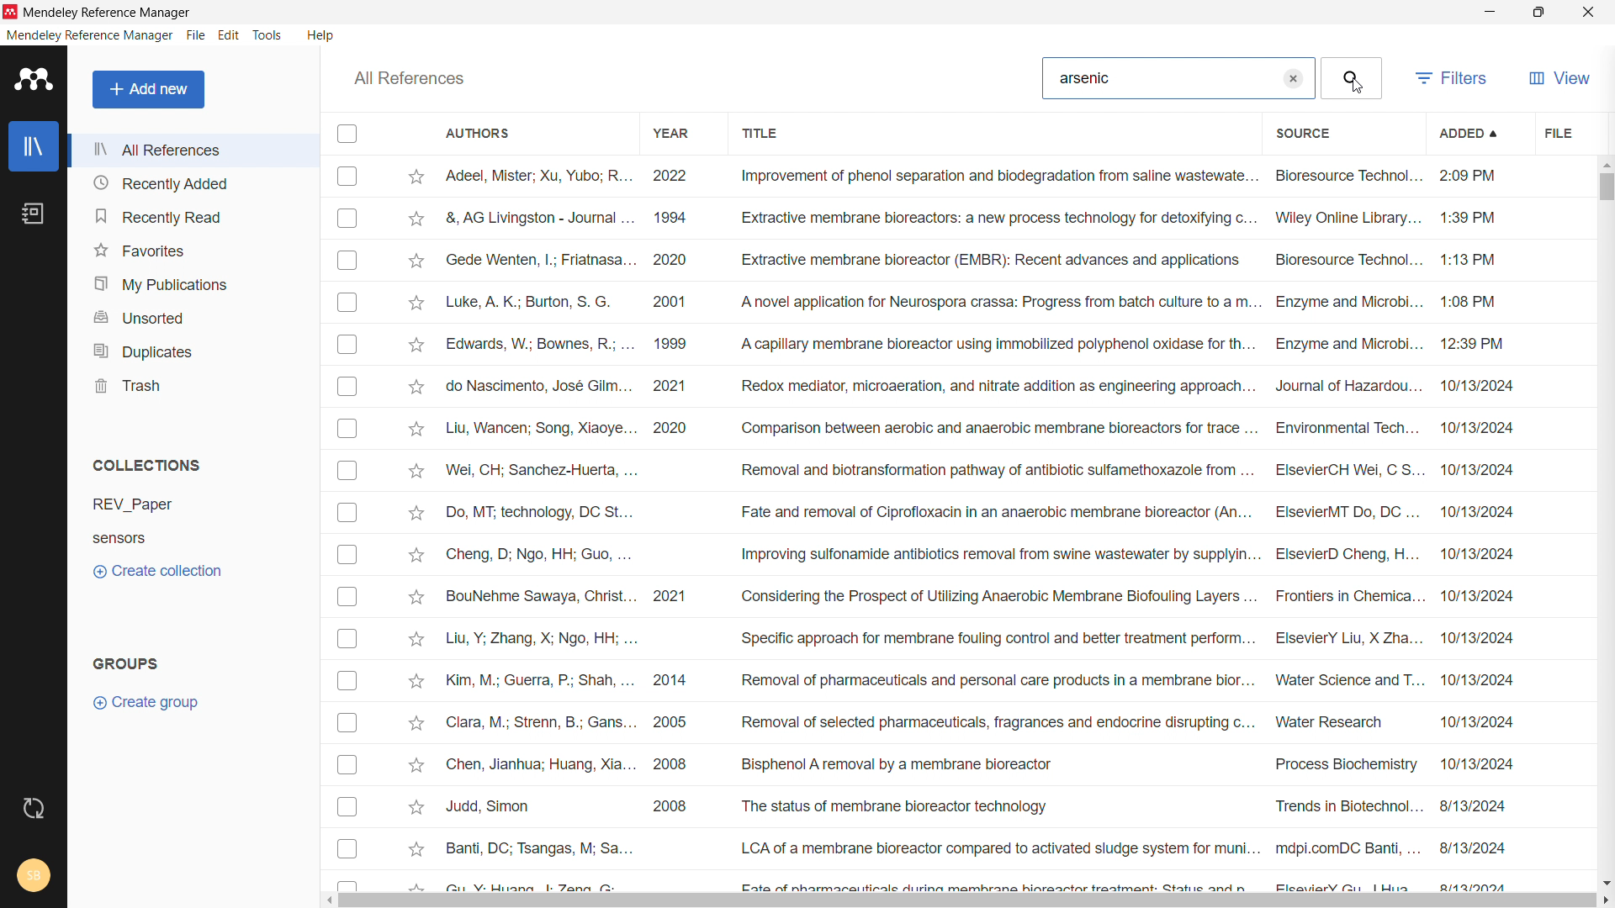 This screenshot has height=908, width=1615. What do you see at coordinates (347, 848) in the screenshot?
I see `Checkbox` at bounding box center [347, 848].